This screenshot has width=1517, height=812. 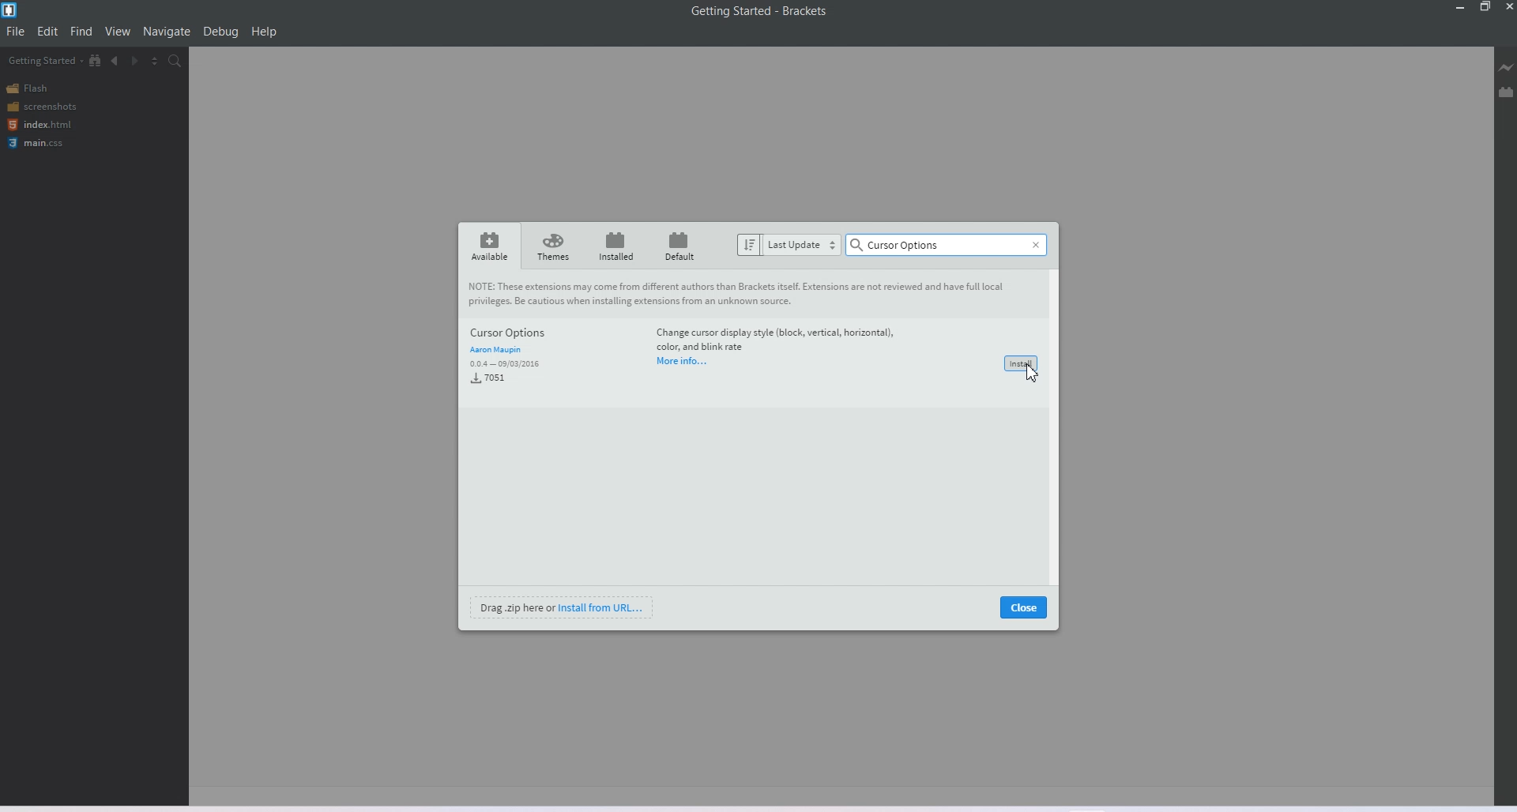 What do you see at coordinates (118, 30) in the screenshot?
I see `View` at bounding box center [118, 30].